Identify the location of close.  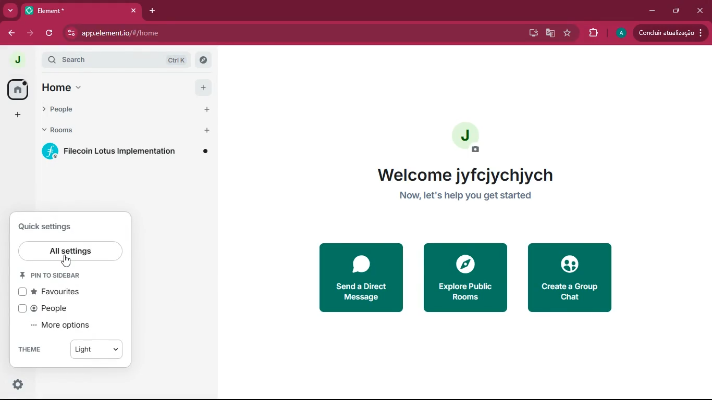
(134, 10).